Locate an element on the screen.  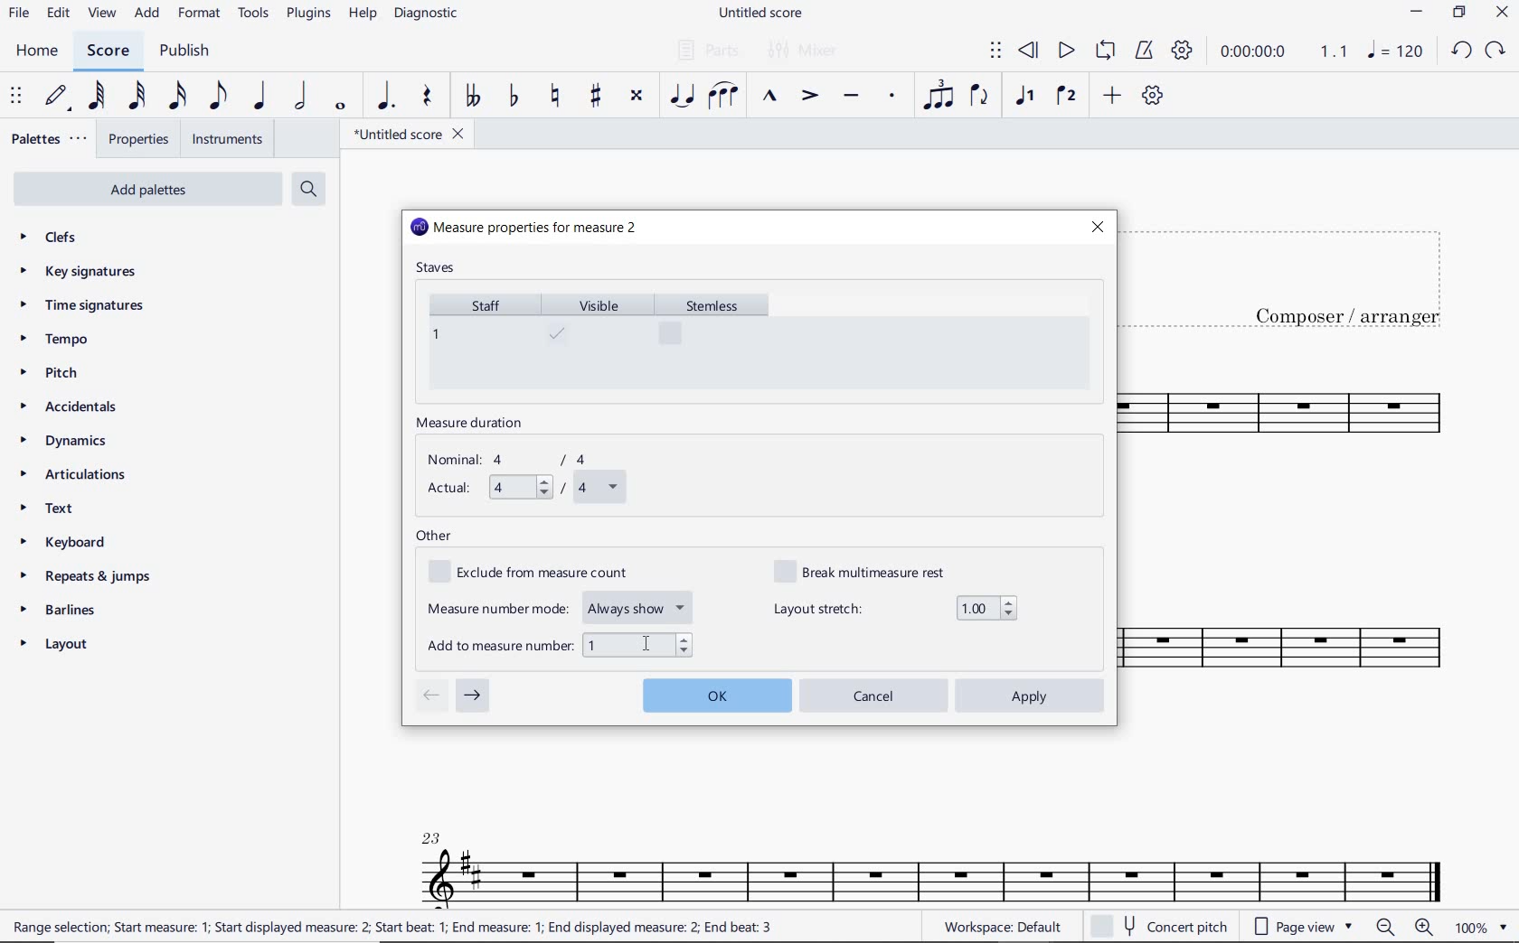
EIGHTH NOTE is located at coordinates (216, 97).